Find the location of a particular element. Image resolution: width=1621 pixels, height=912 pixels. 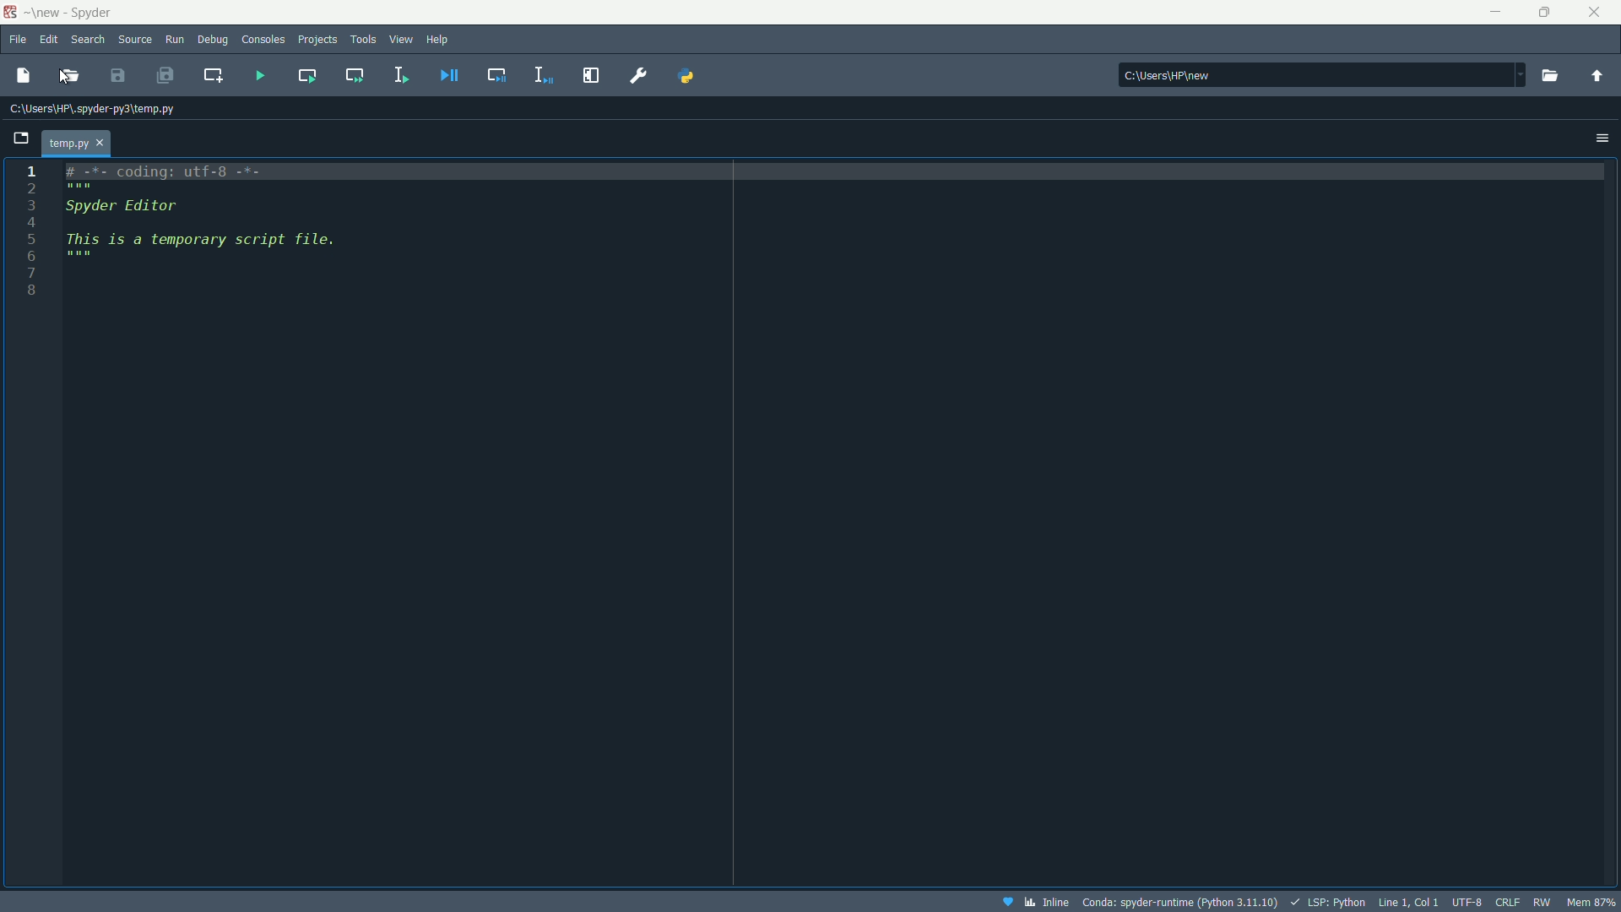

maximize is located at coordinates (1547, 14).